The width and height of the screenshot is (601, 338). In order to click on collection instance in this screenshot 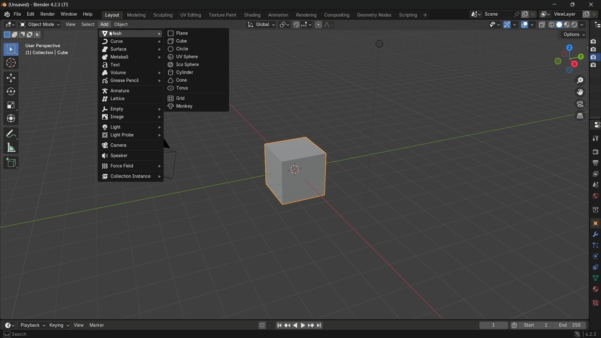, I will do `click(130, 177)`.